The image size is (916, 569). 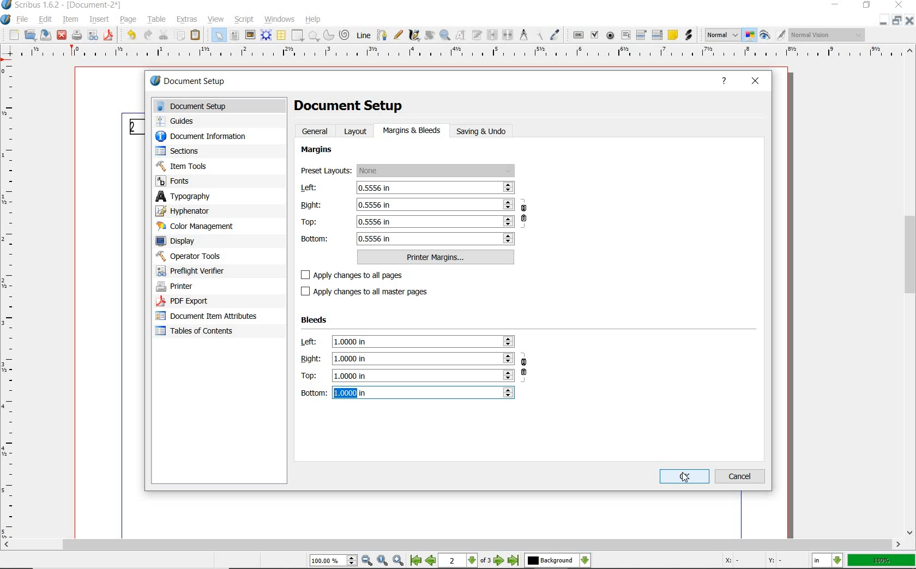 I want to click on Scribus 1.62 - [Document-2*], so click(x=63, y=5).